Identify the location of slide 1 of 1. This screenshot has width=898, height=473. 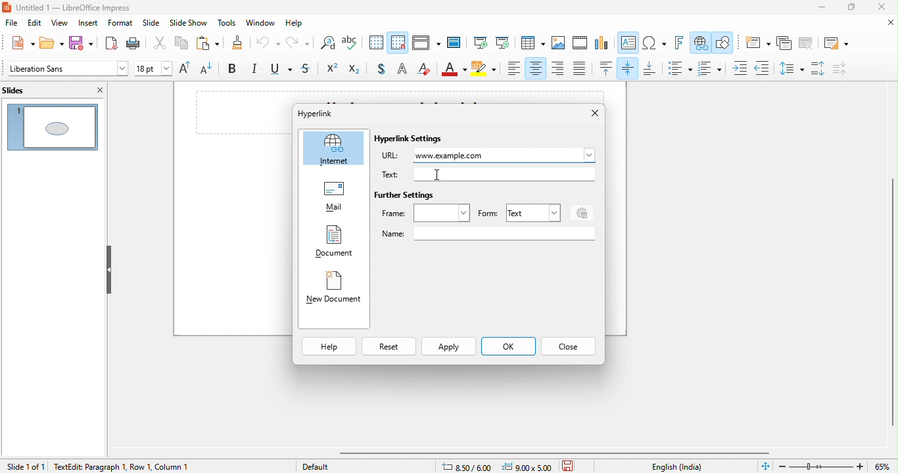
(25, 466).